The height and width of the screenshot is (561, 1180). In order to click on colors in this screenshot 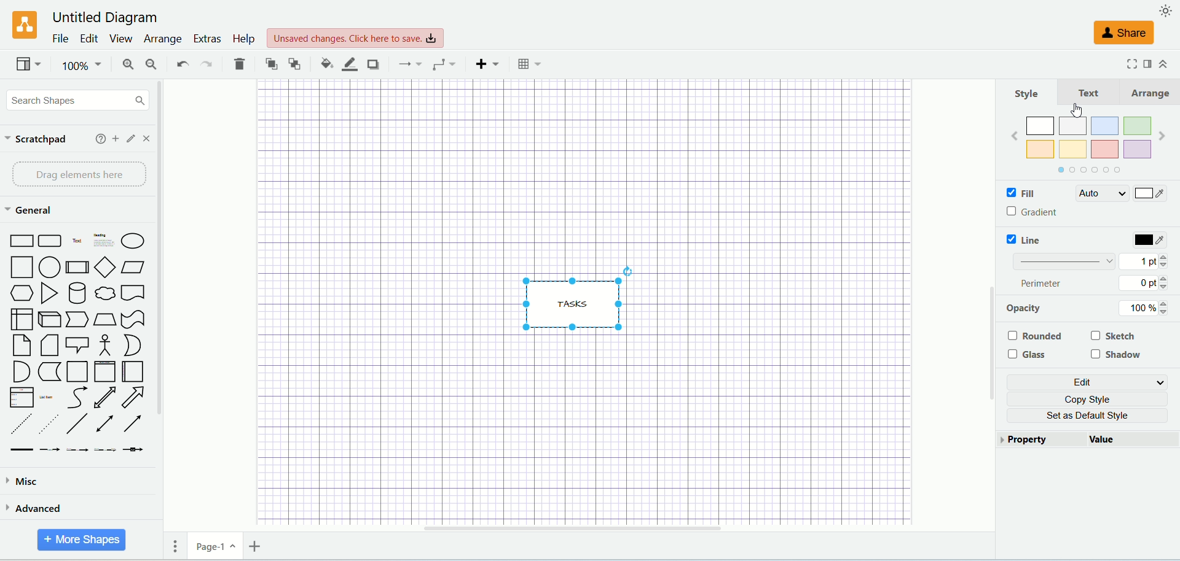, I will do `click(1093, 145)`.